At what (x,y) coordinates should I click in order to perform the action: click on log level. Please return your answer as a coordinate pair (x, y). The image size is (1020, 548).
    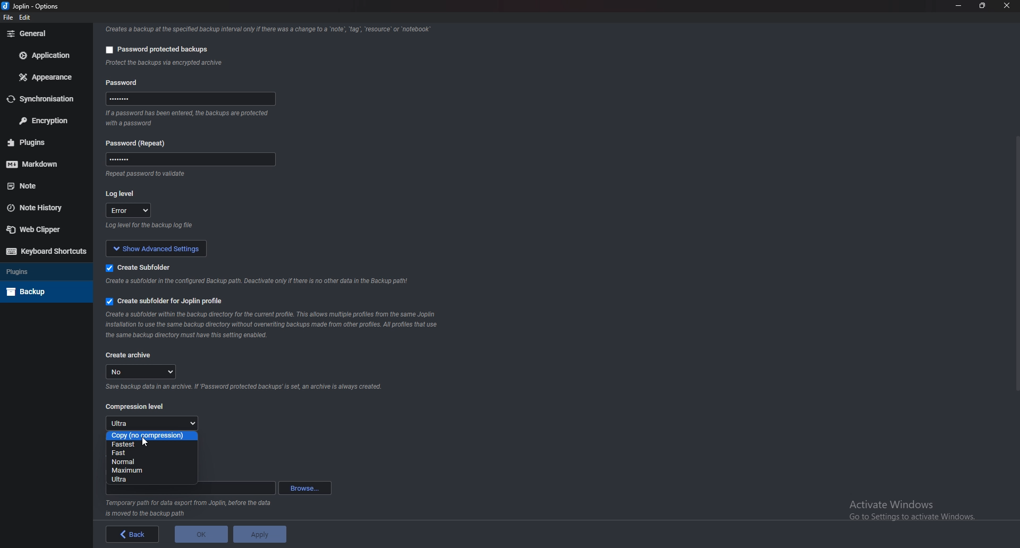
    Looking at the image, I should click on (124, 193).